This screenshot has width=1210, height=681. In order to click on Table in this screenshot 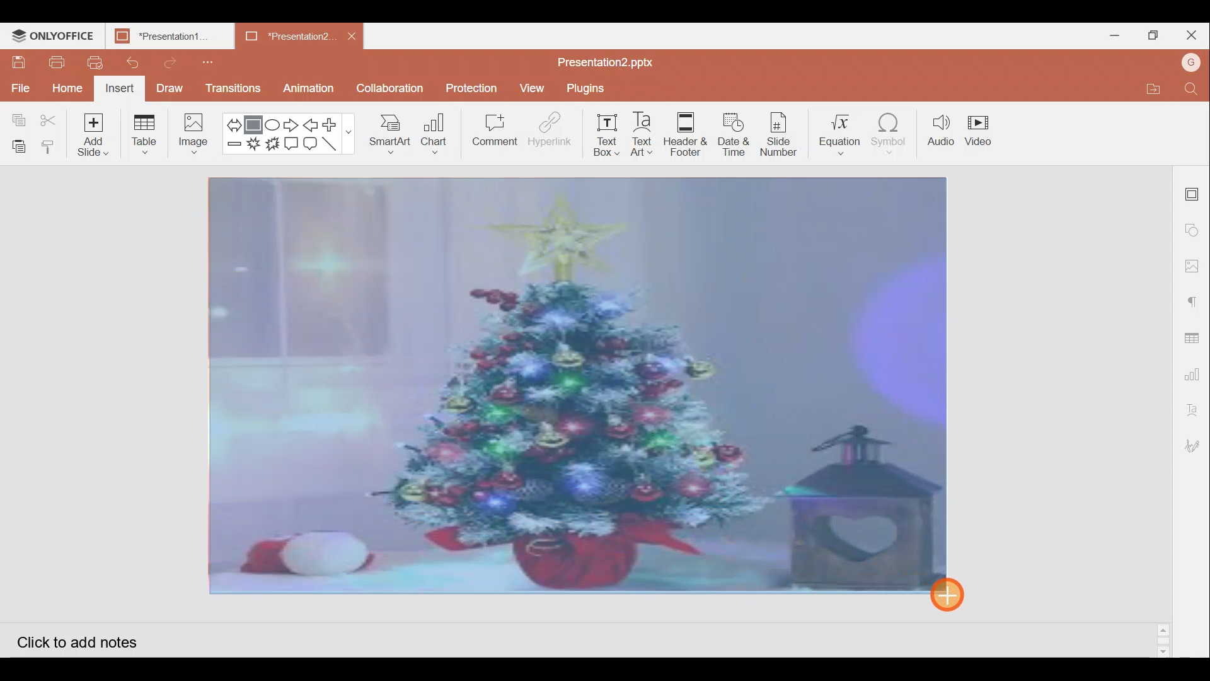, I will do `click(147, 133)`.